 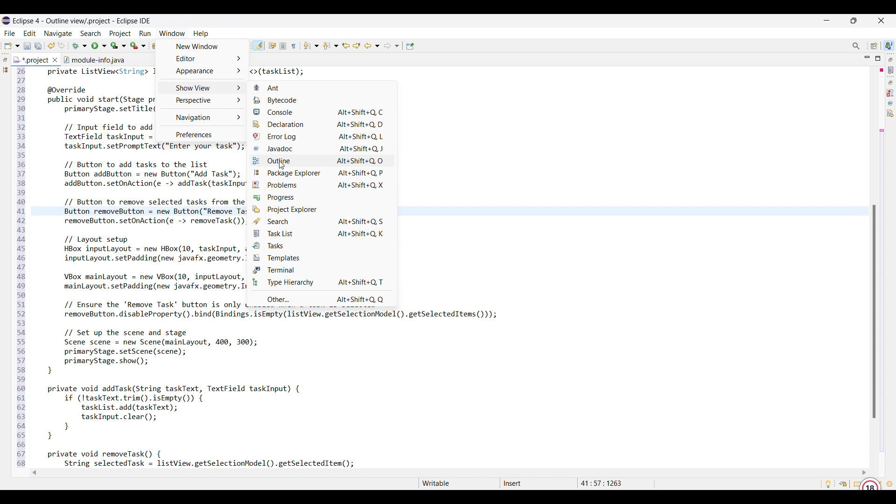 What do you see at coordinates (856, 46) in the screenshot?
I see `Access commands and other items ` at bounding box center [856, 46].